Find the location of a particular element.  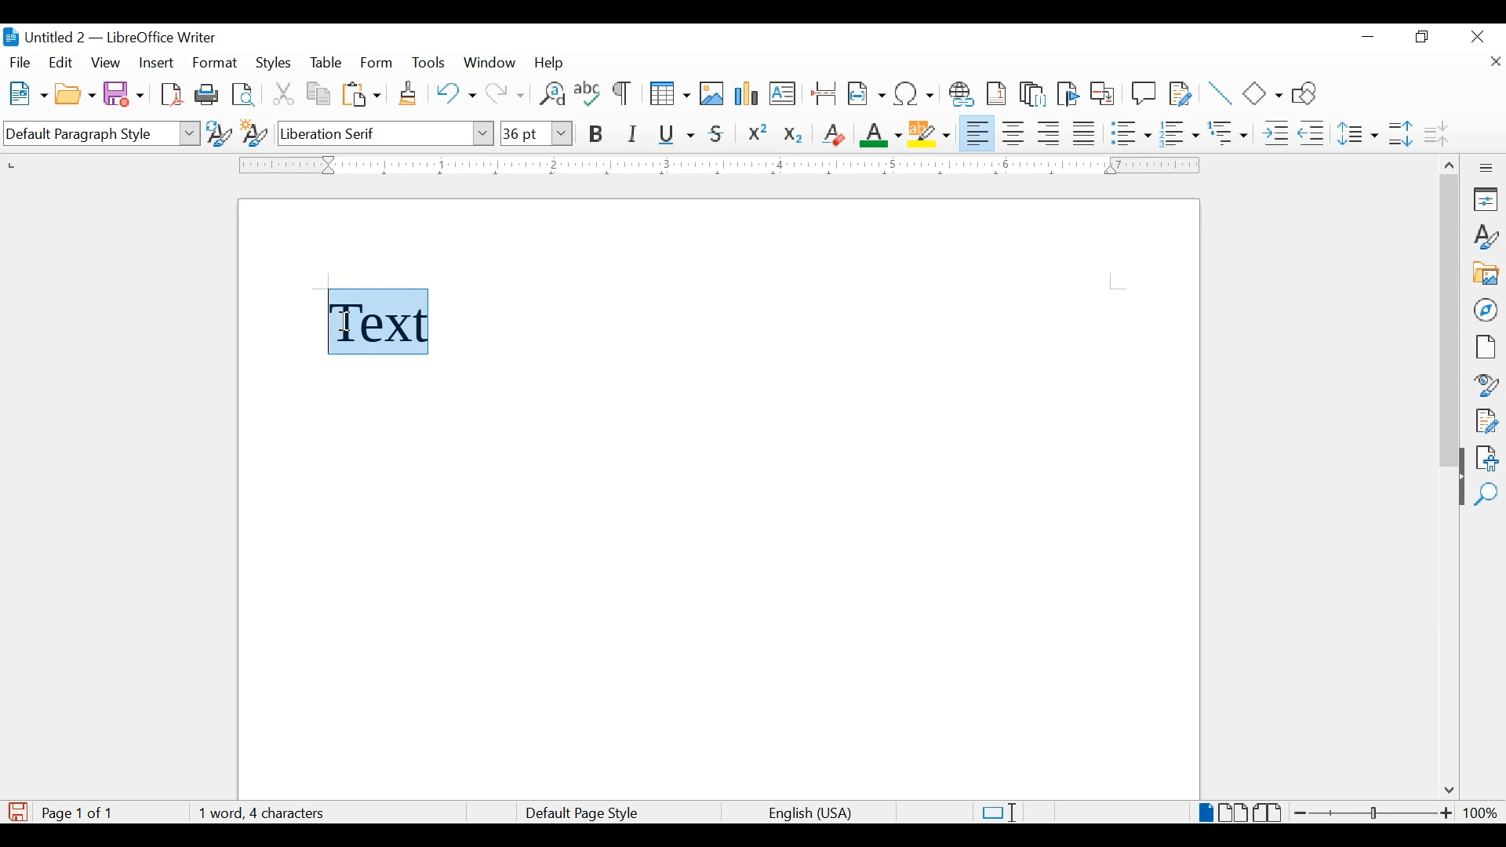

show track changes functions is located at coordinates (1180, 93).